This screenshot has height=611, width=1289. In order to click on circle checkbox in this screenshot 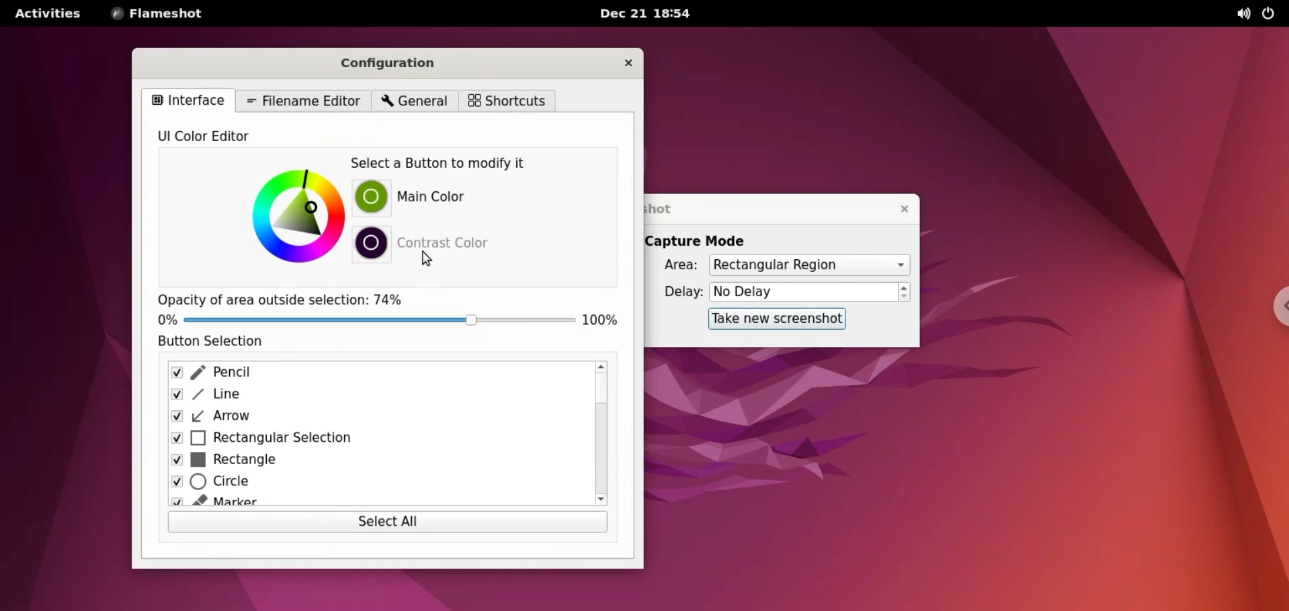, I will do `click(370, 484)`.